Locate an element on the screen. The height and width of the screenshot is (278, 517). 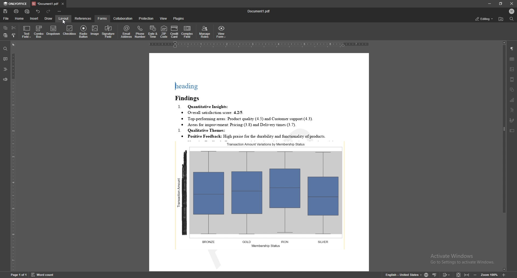
fit to screen is located at coordinates (459, 274).